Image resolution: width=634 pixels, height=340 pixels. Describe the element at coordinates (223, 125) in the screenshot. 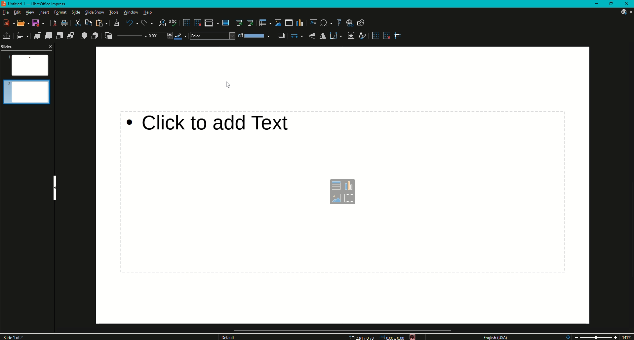

I see `Click to add text` at that location.